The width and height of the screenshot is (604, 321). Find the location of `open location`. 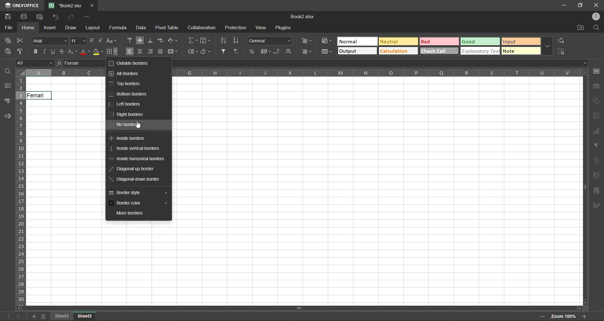

open location is located at coordinates (581, 28).